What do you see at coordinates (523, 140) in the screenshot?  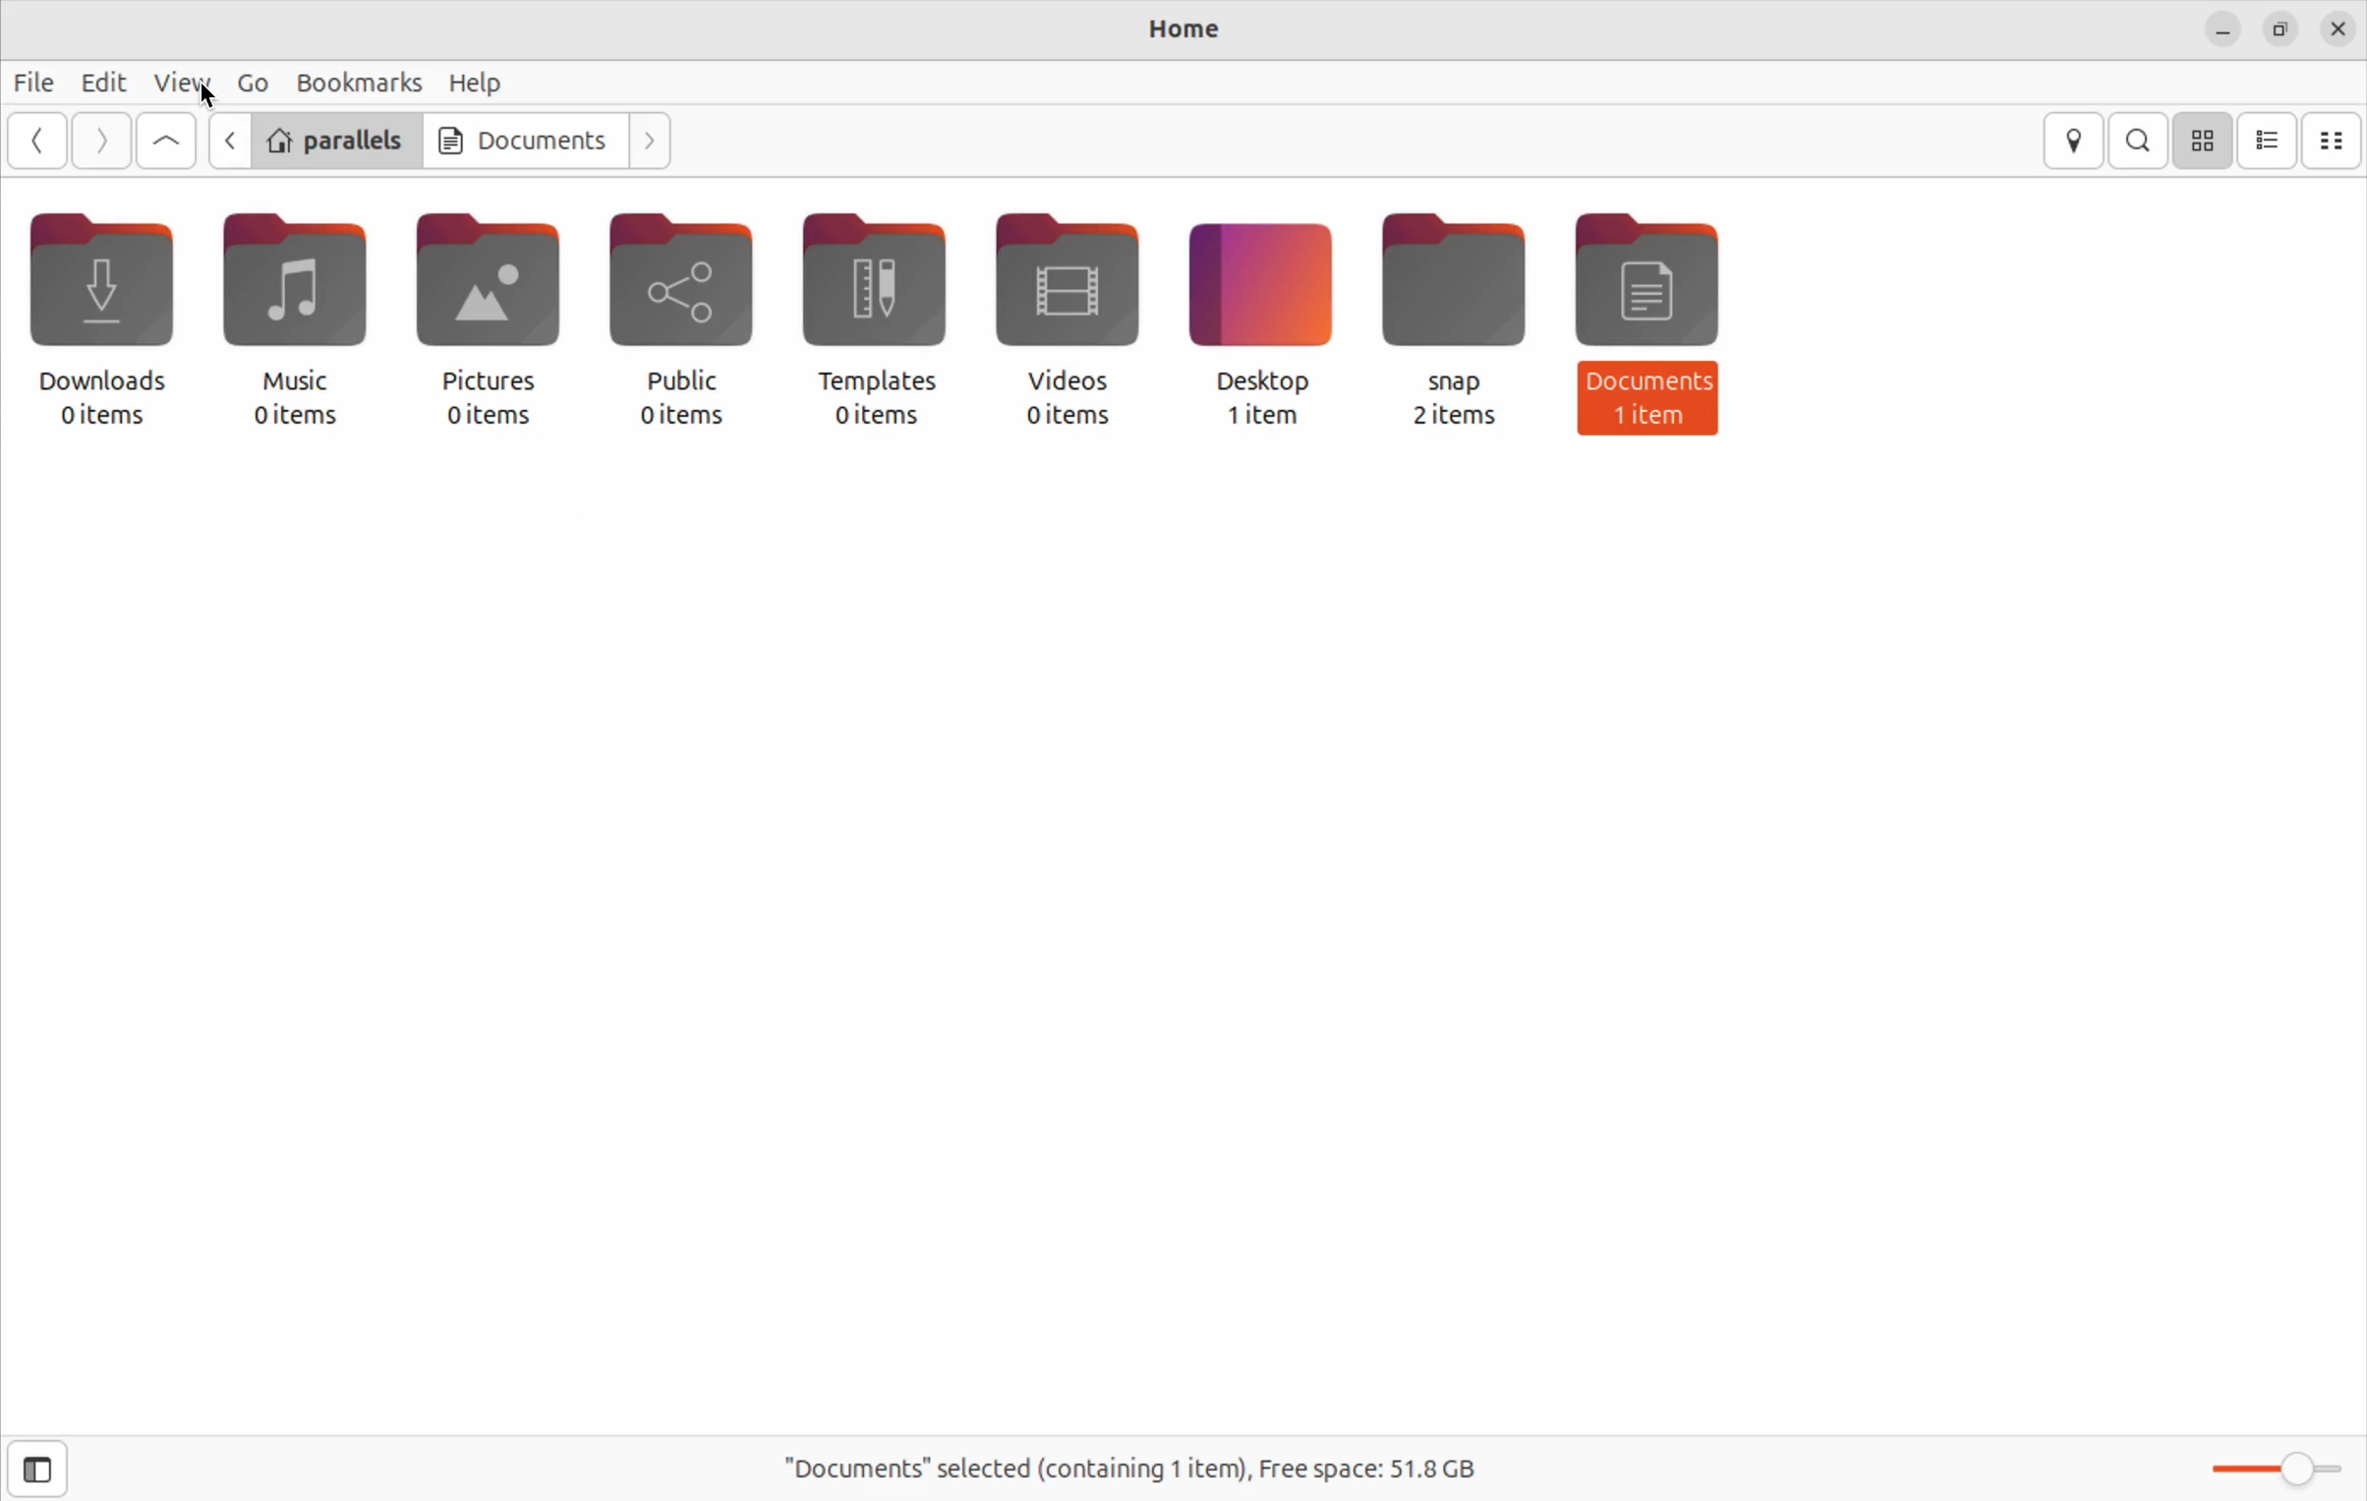 I see `Documents` at bounding box center [523, 140].